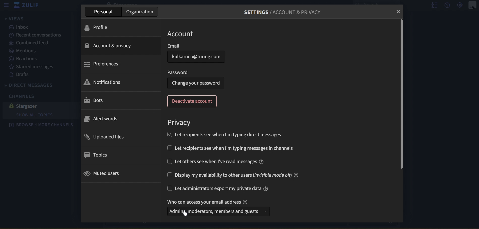  I want to click on let recipients see when I'm typing messages in channels, so click(240, 149).